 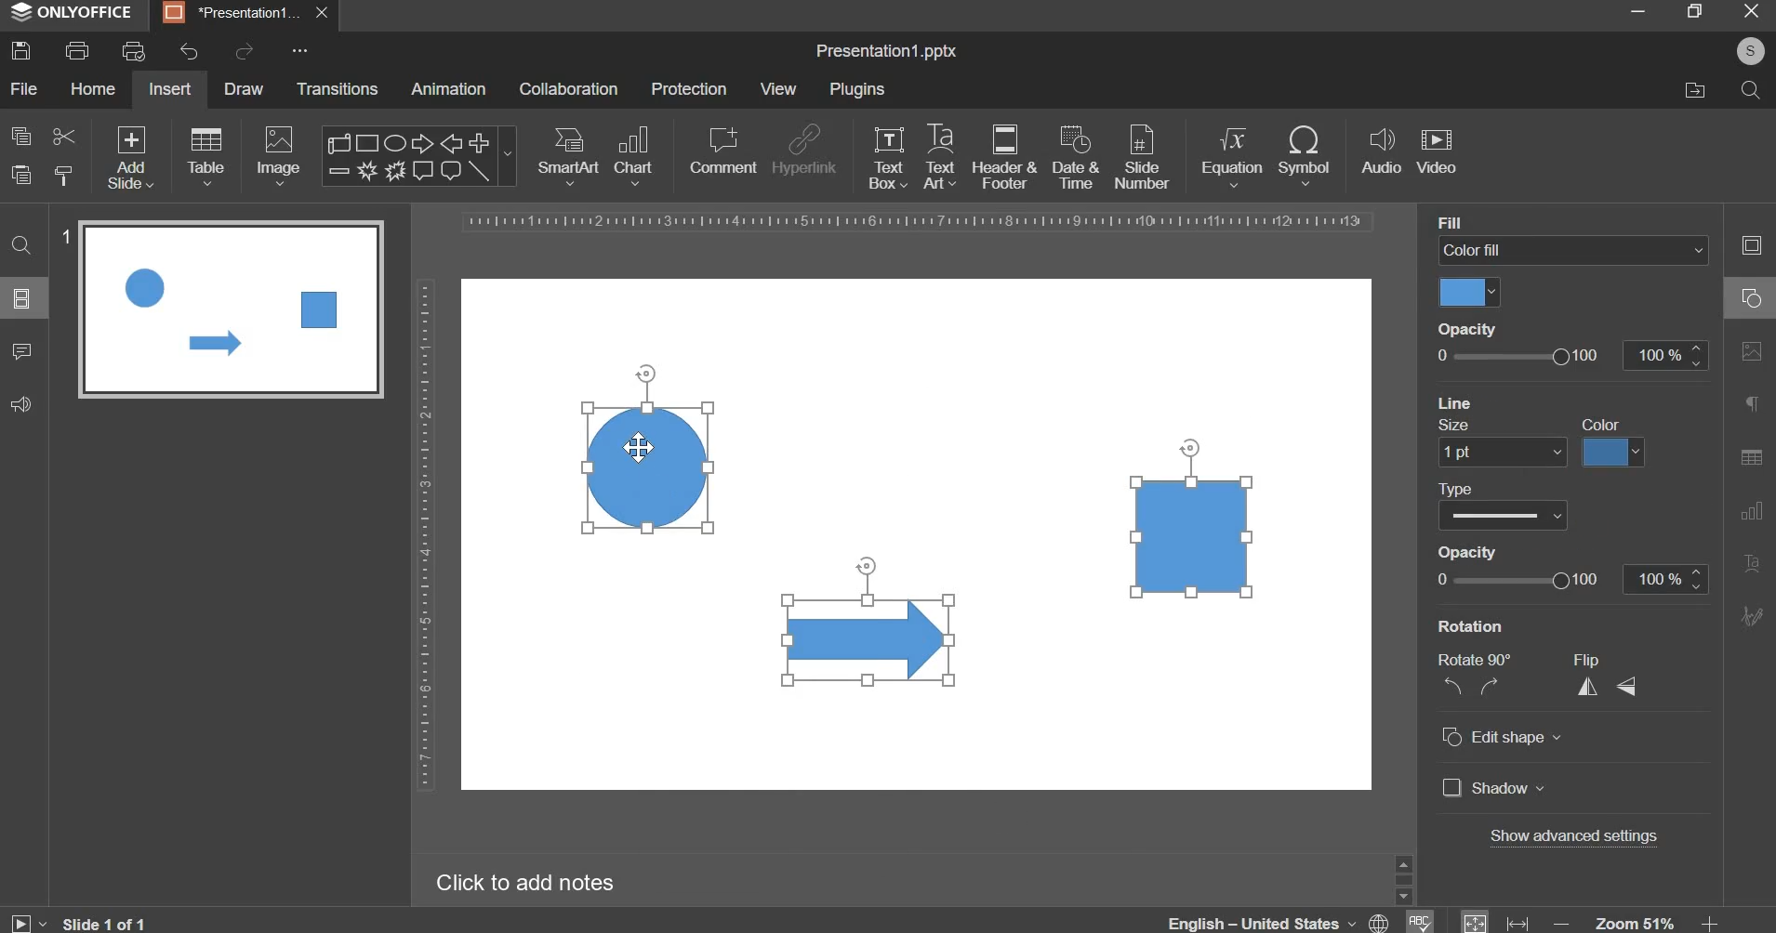 What do you see at coordinates (1752, 9) in the screenshot?
I see `exit` at bounding box center [1752, 9].